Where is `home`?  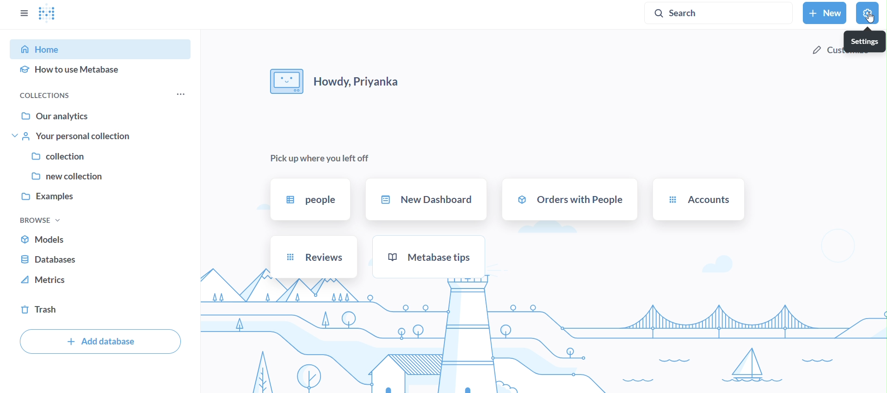
home is located at coordinates (102, 48).